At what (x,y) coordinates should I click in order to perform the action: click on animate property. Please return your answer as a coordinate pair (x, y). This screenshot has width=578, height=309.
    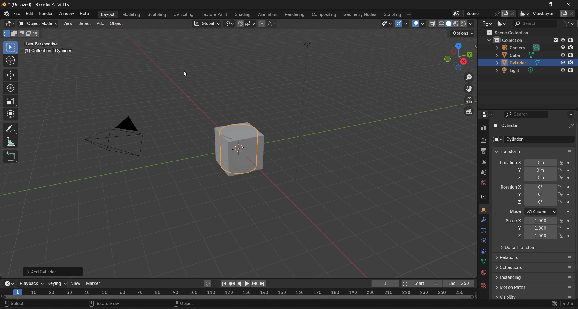
    Looking at the image, I should click on (570, 202).